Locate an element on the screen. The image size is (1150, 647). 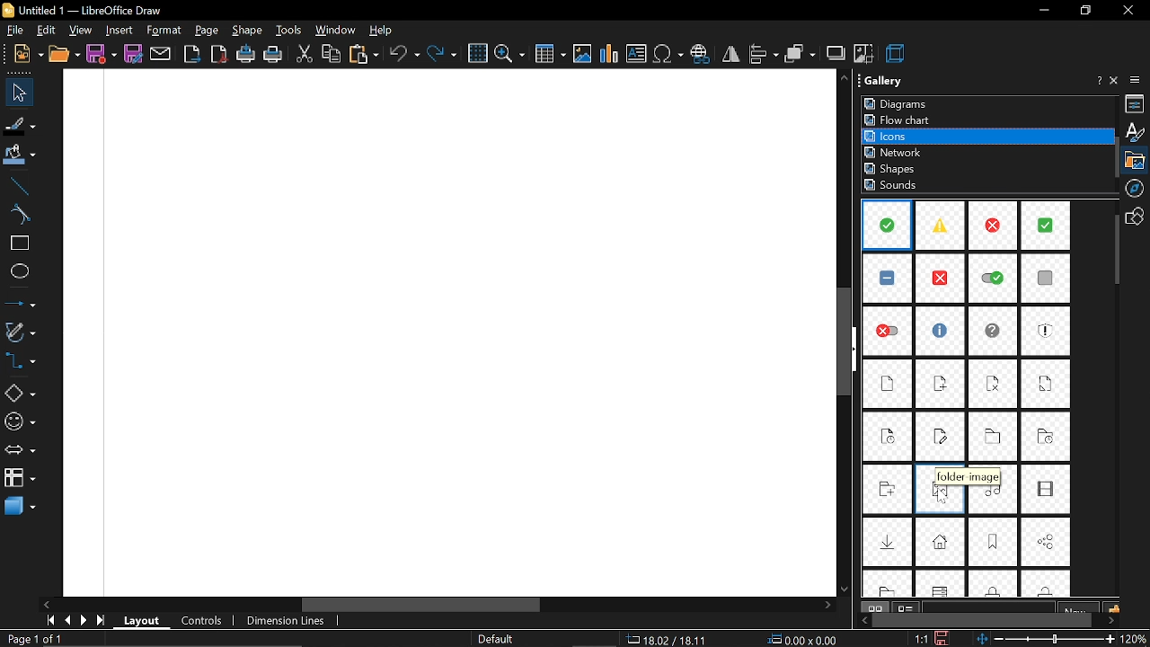
20% is located at coordinates (1136, 639).